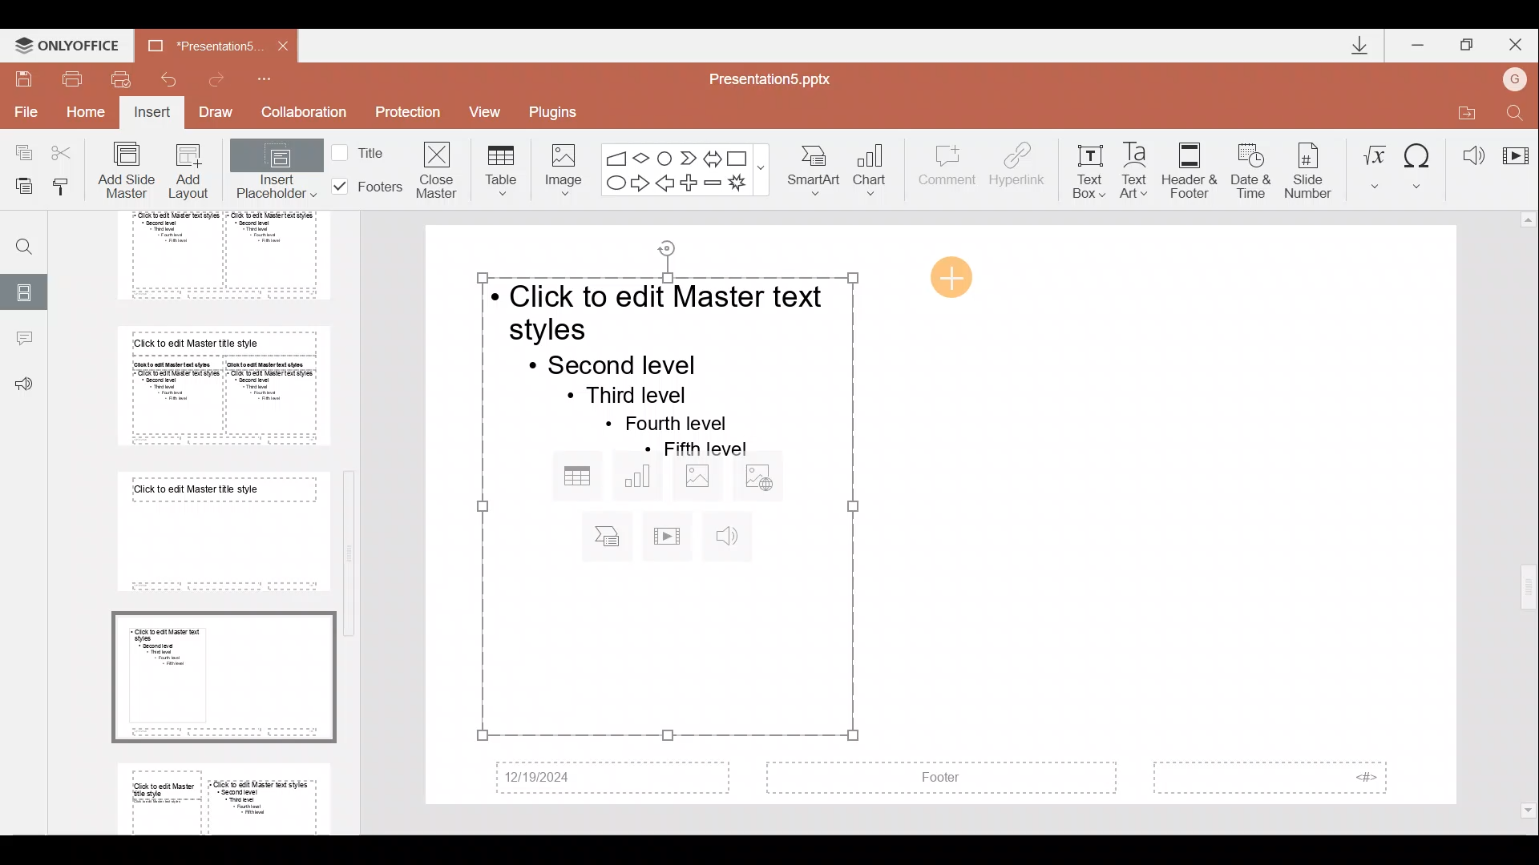 Image resolution: width=1539 pixels, height=865 pixels. What do you see at coordinates (745, 184) in the screenshot?
I see `Explosion 1` at bounding box center [745, 184].